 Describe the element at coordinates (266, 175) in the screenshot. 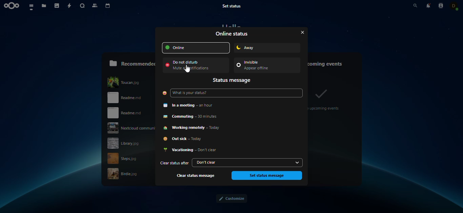

I see `set status message` at that location.